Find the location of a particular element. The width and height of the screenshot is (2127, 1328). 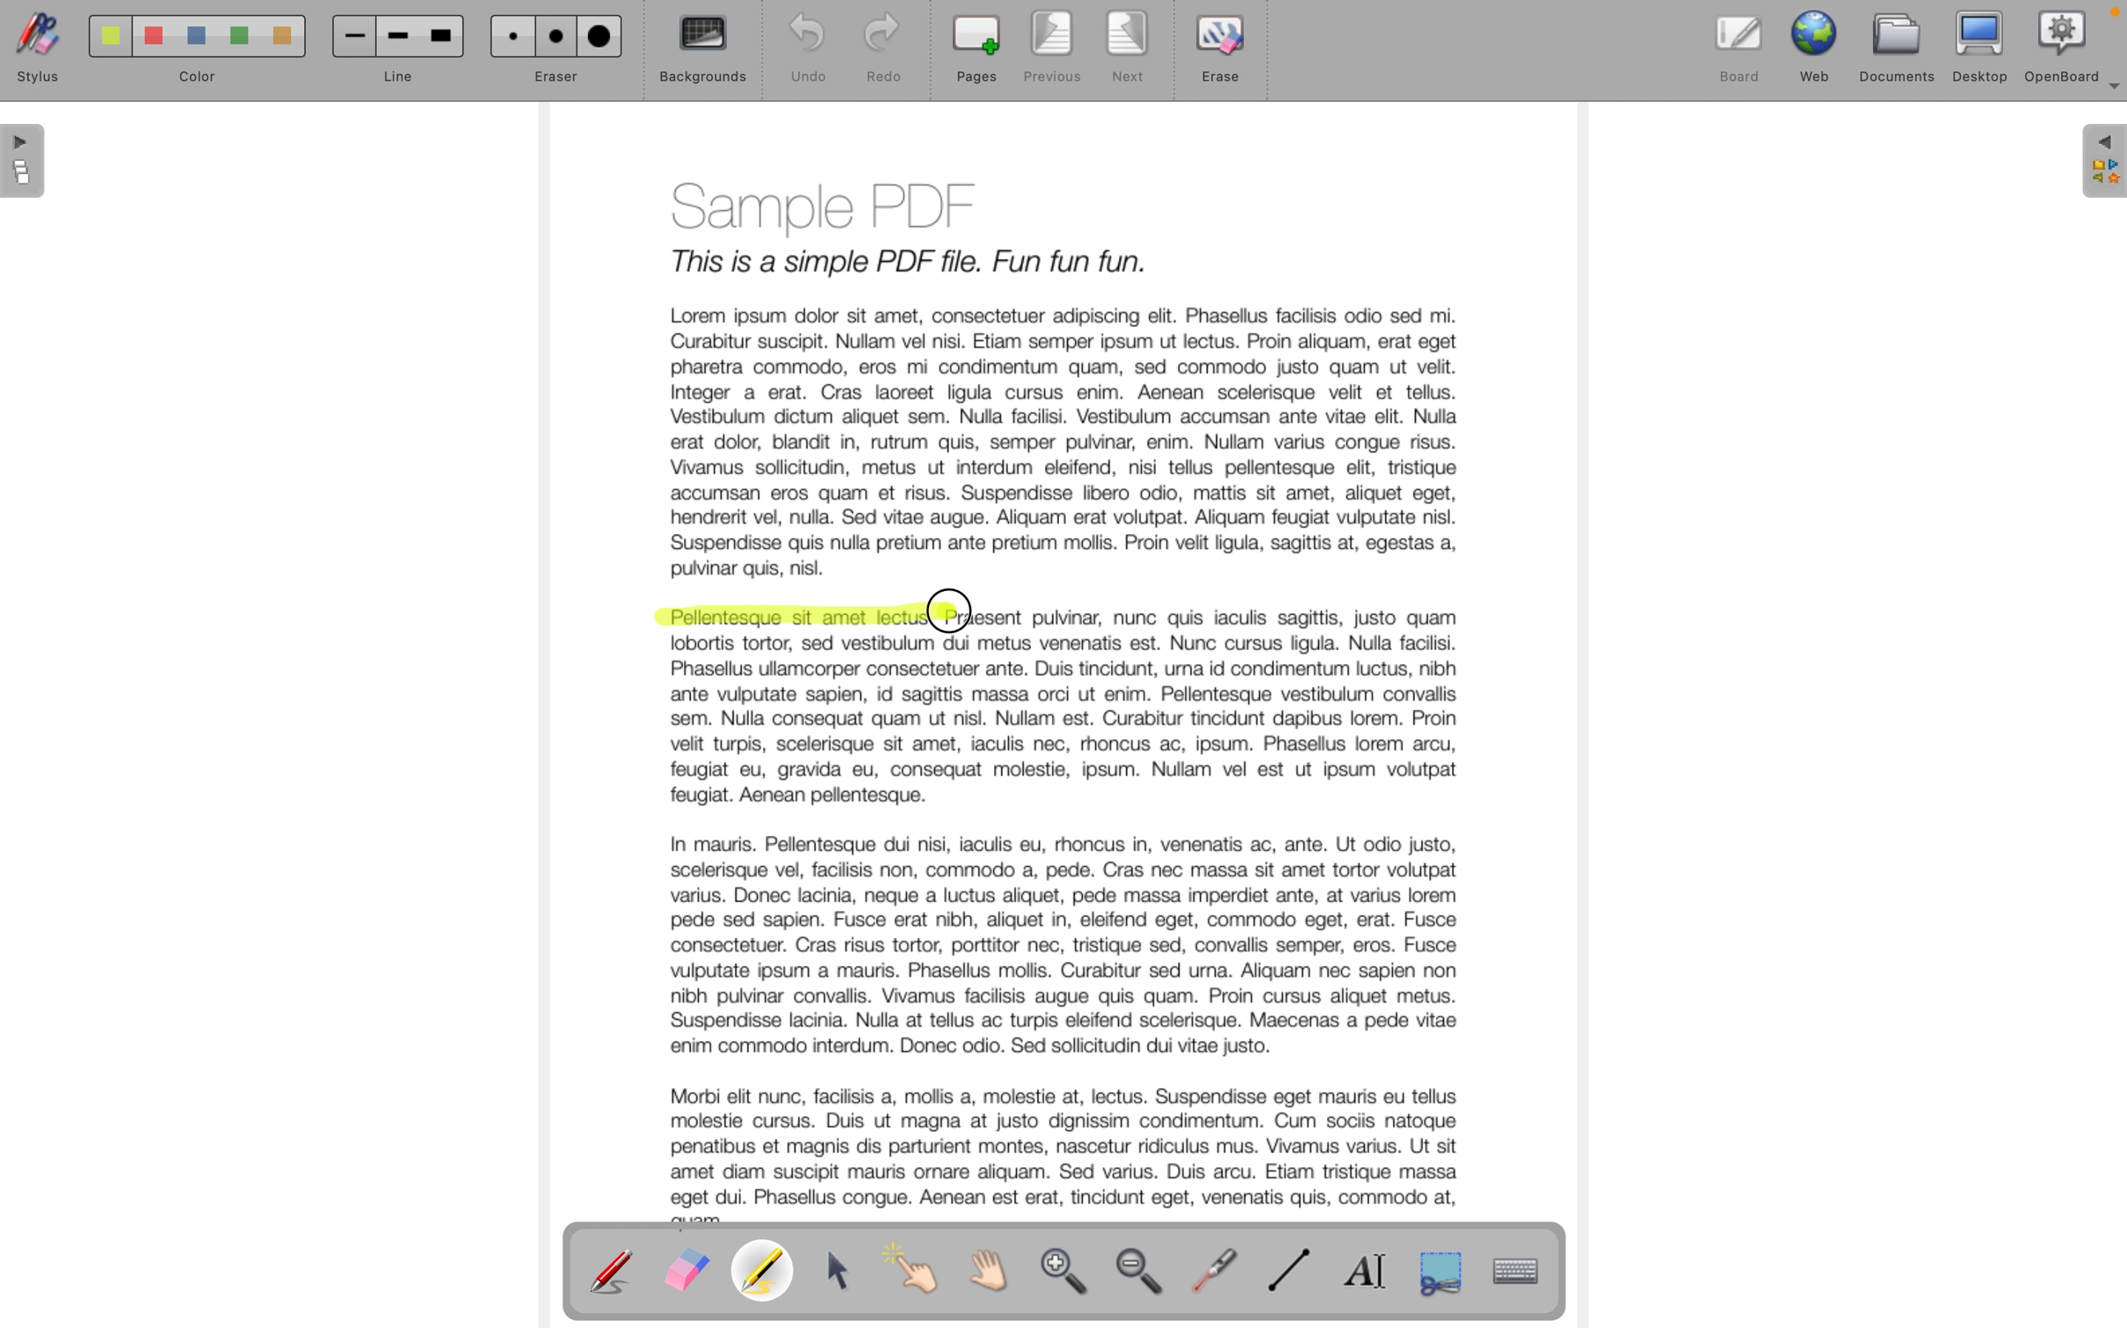

pages is located at coordinates (976, 50).